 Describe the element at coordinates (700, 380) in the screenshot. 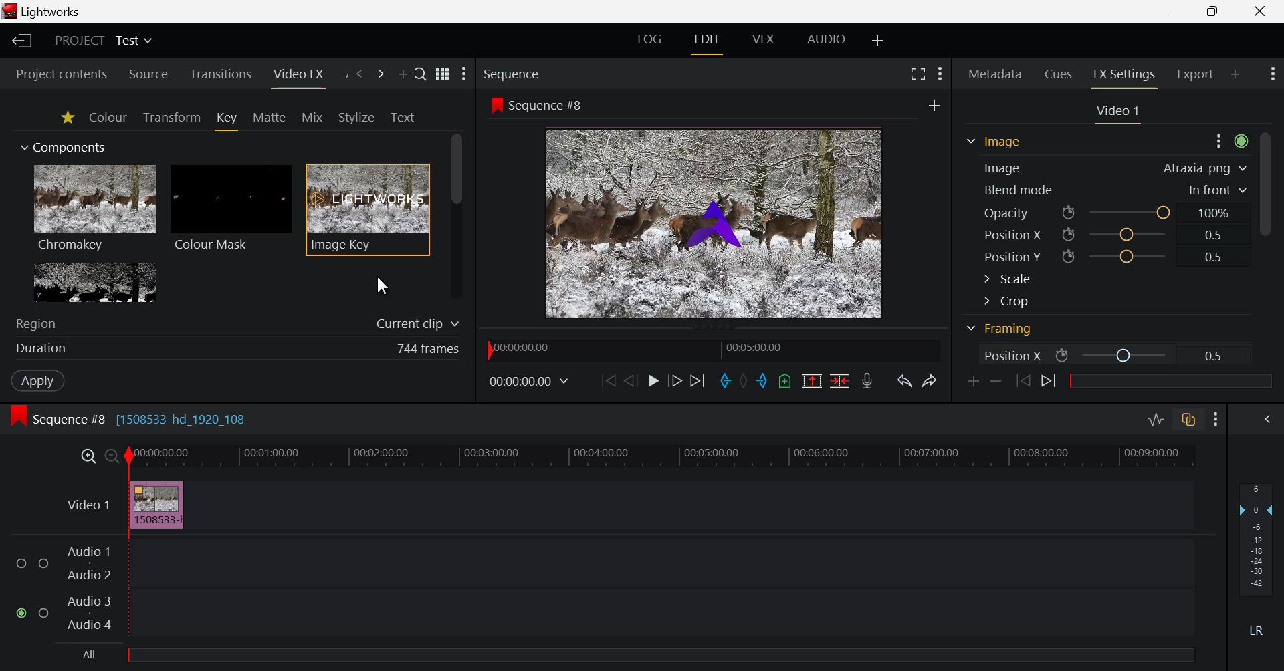

I see `To End` at that location.